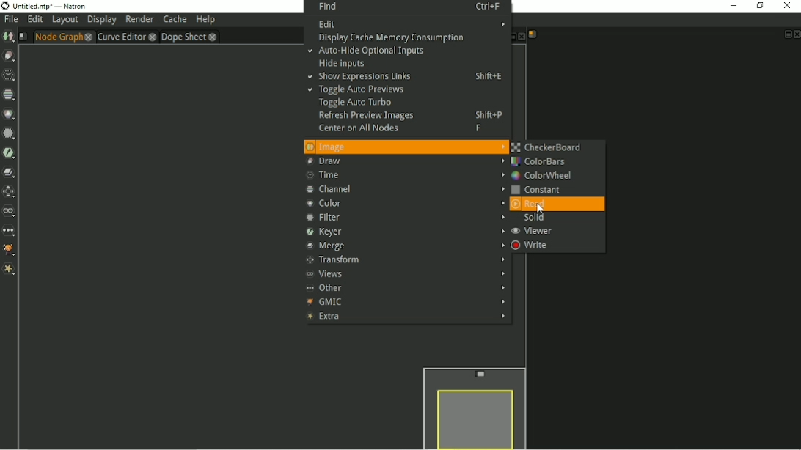 The width and height of the screenshot is (801, 450). I want to click on Dope sheet, so click(189, 37).